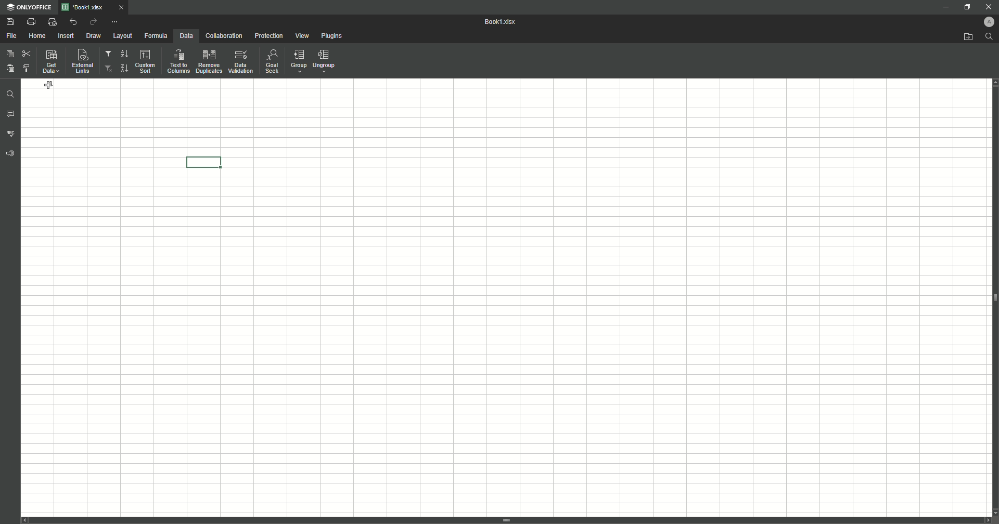  Describe the element at coordinates (30, 7) in the screenshot. I see `ONLYOFFICE` at that location.